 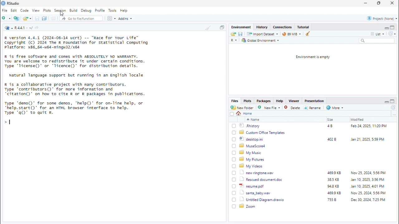 What do you see at coordinates (81, 18) in the screenshot?
I see `Go to file/function` at bounding box center [81, 18].